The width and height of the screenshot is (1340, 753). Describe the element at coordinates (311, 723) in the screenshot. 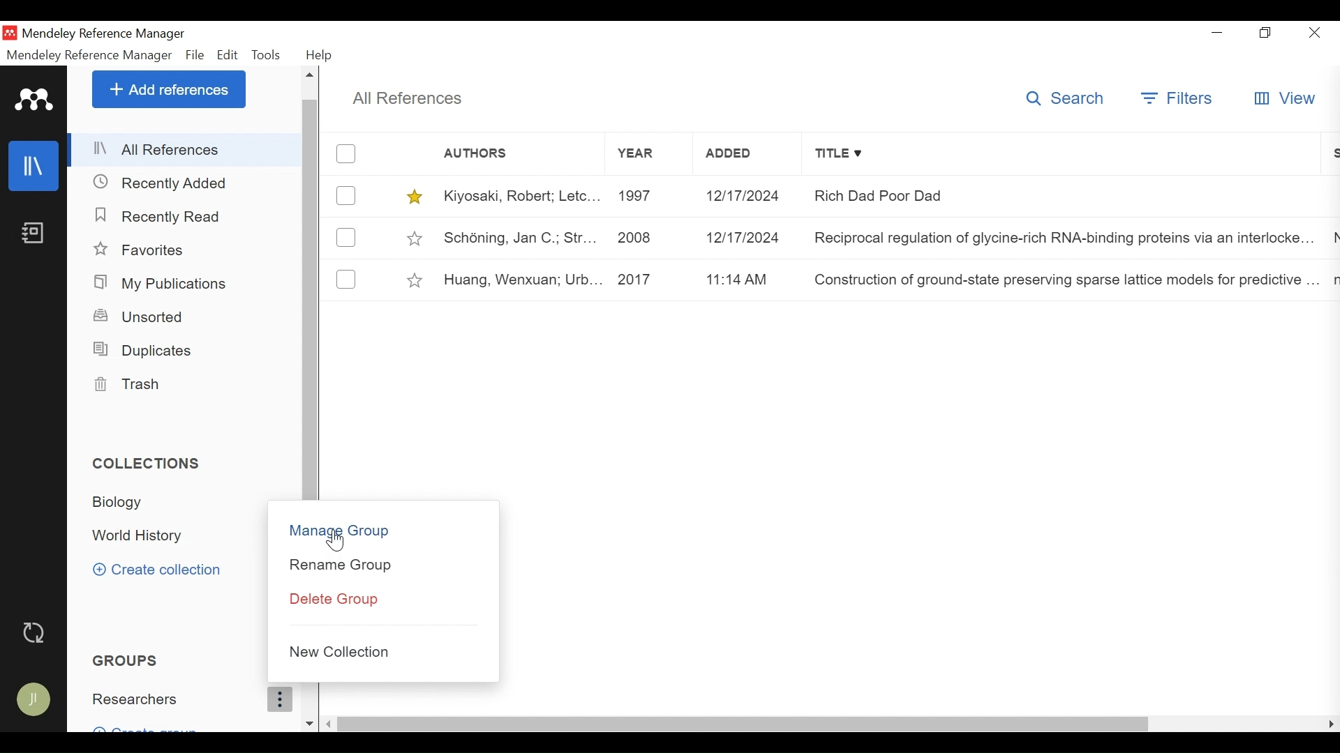

I see `Scroll down` at that location.